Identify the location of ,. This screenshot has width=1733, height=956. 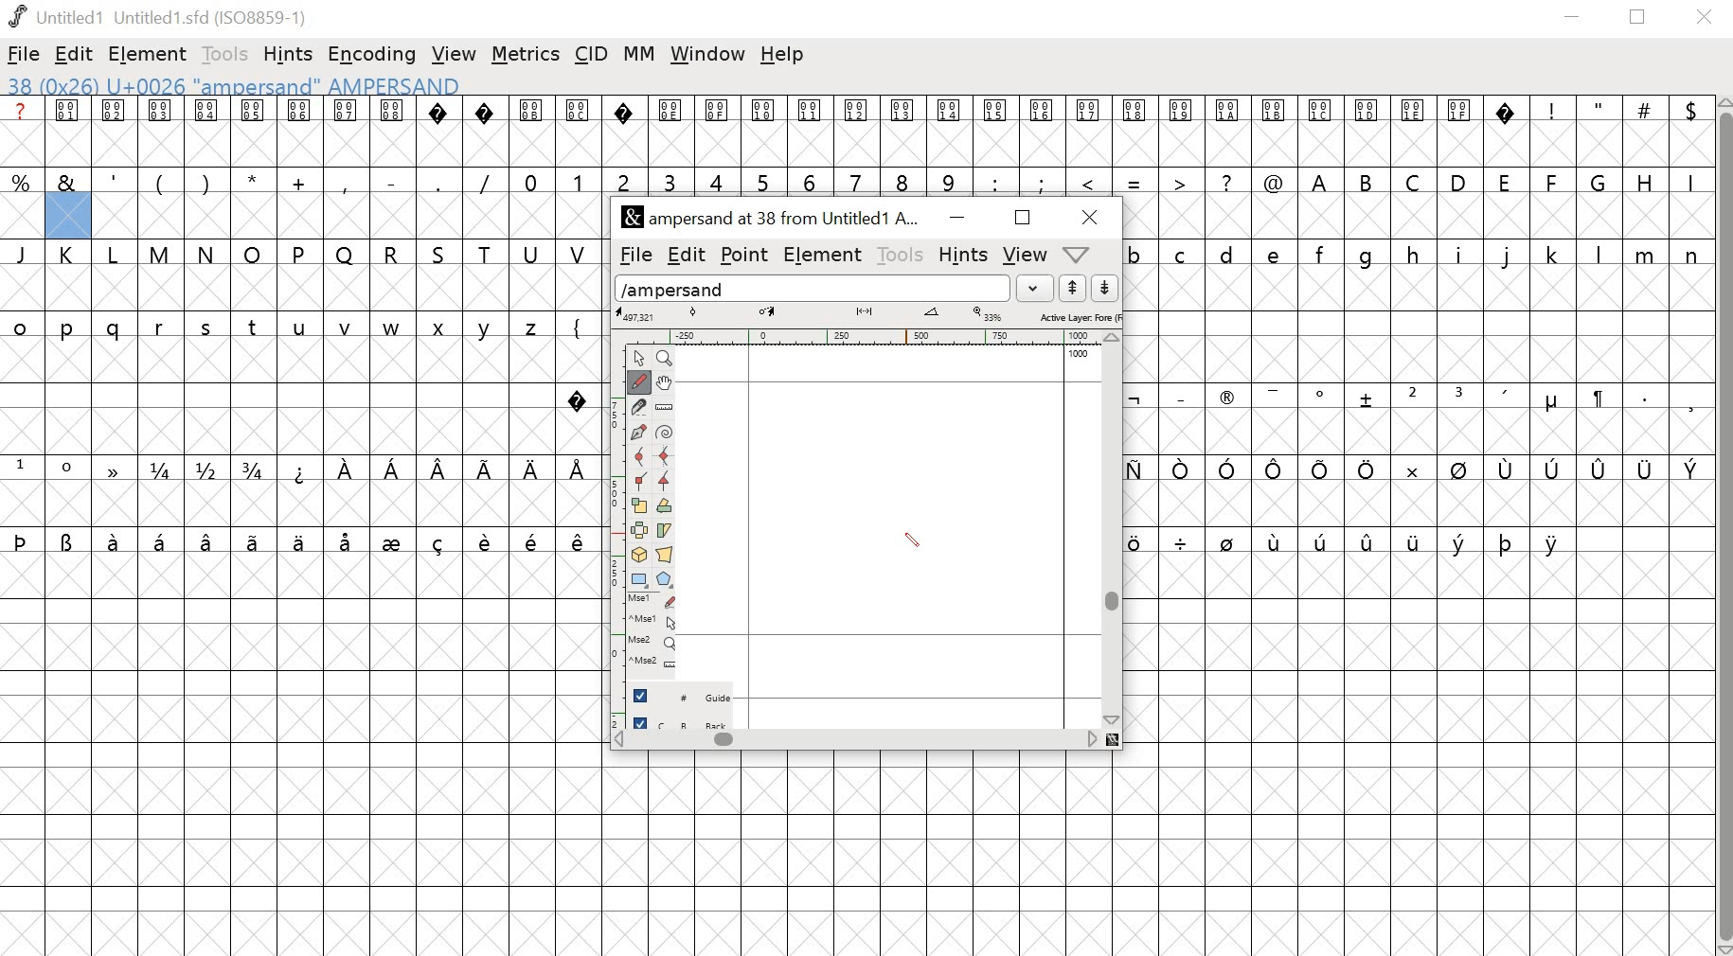
(1690, 402).